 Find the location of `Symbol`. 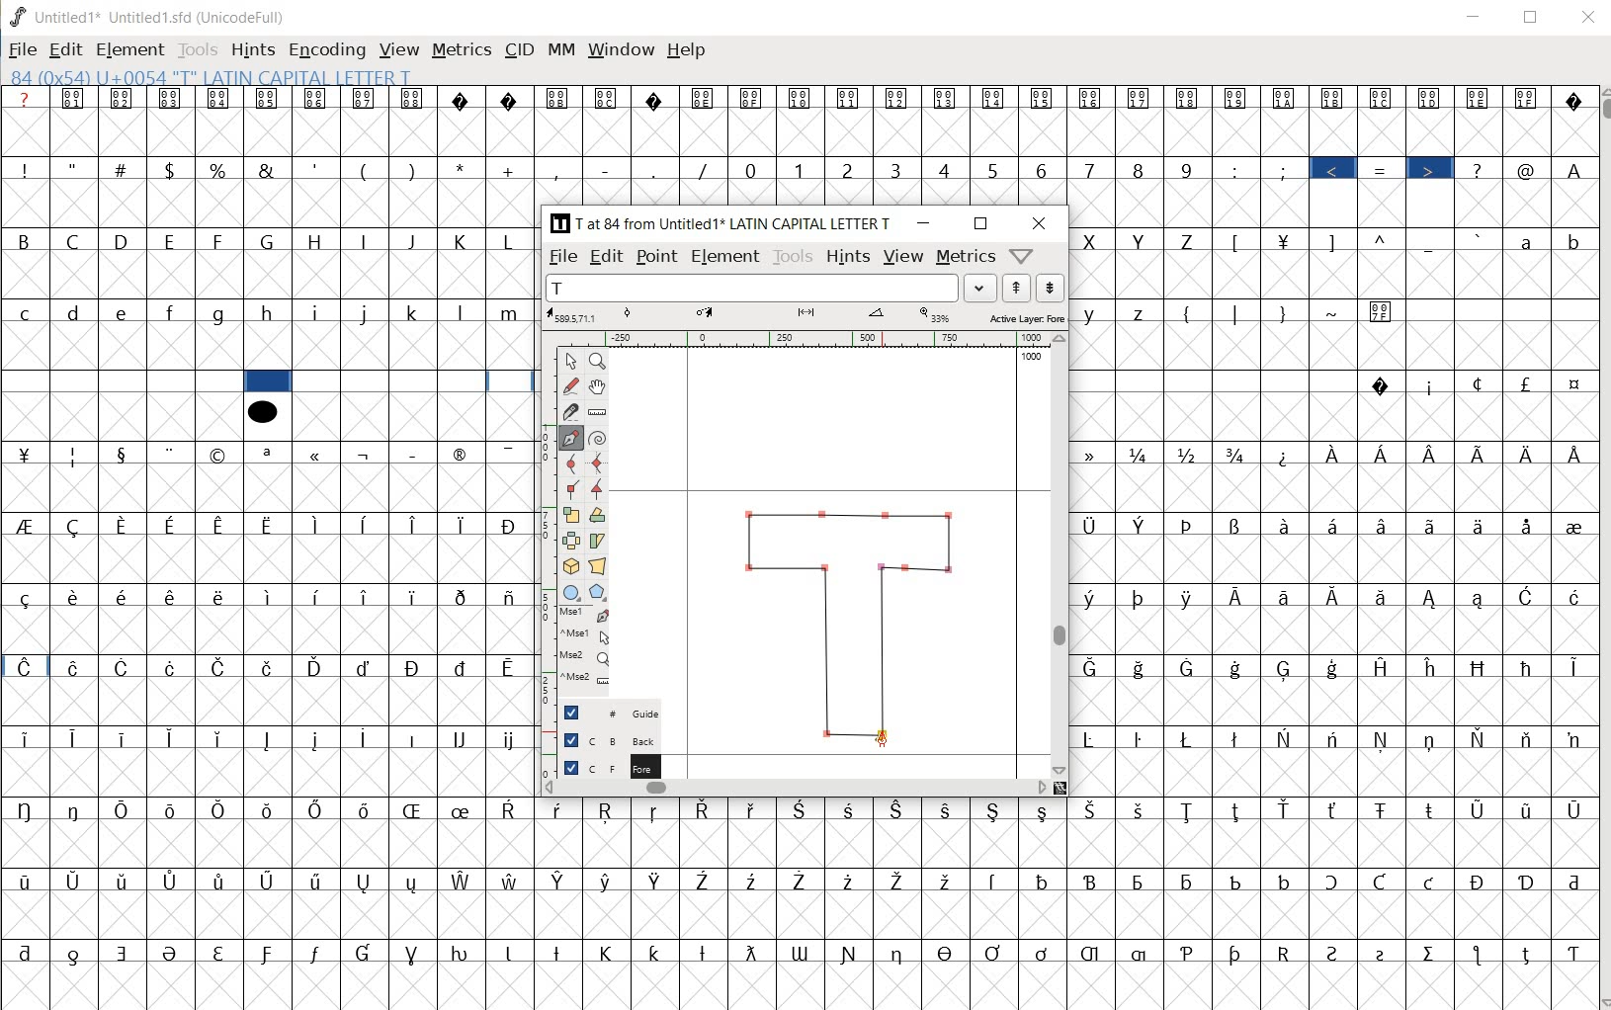

Symbol is located at coordinates (1388, 667).